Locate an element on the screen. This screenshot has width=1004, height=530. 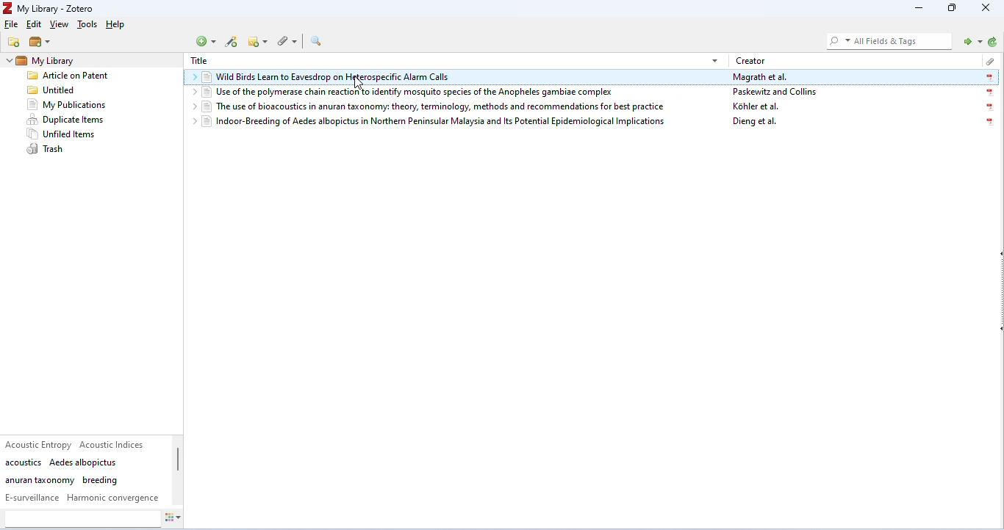
anuran taxonomy Dreeding is located at coordinates (62, 480).